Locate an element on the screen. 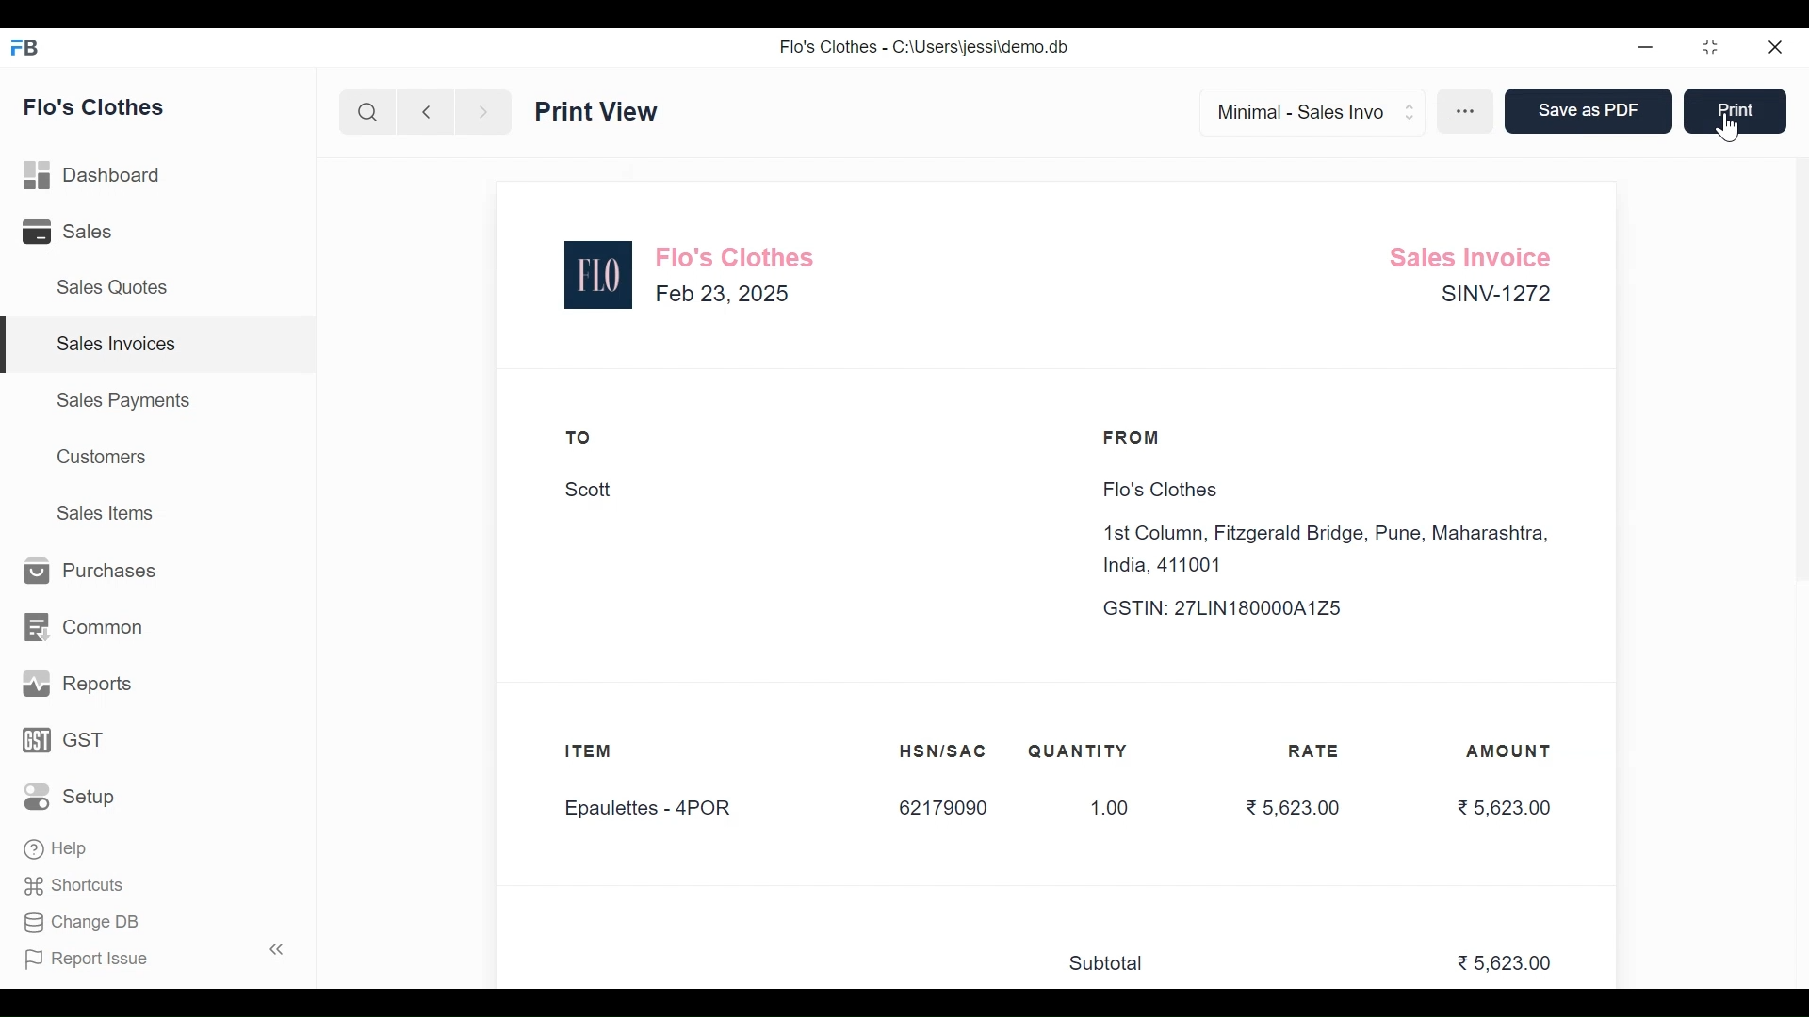 This screenshot has width=1809, height=1017. Common is located at coordinates (85, 626).